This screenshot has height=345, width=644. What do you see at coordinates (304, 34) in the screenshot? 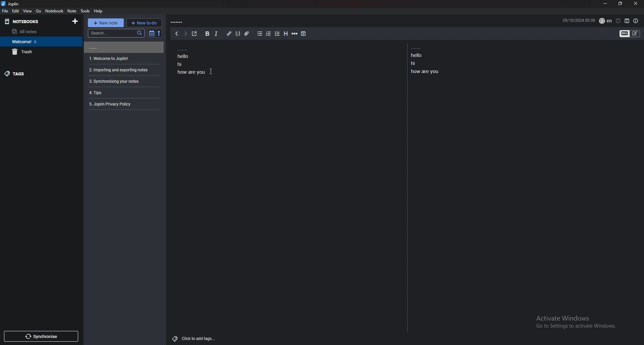
I see `add time` at bounding box center [304, 34].